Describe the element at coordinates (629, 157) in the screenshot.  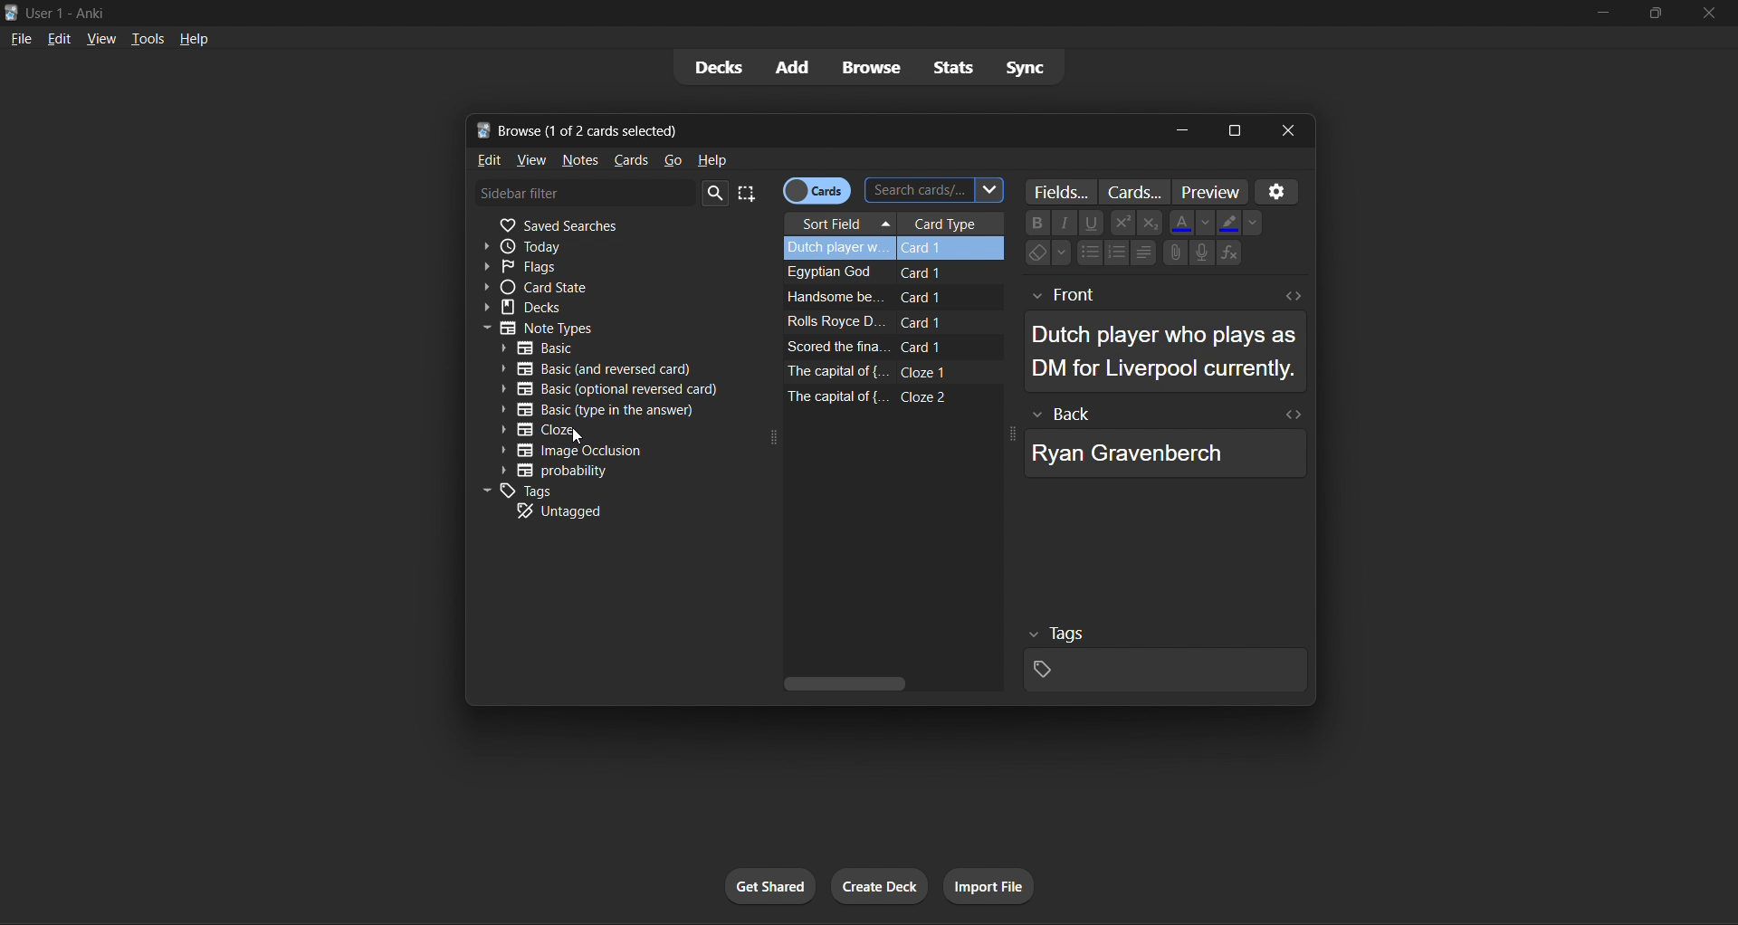
I see `cards` at that location.